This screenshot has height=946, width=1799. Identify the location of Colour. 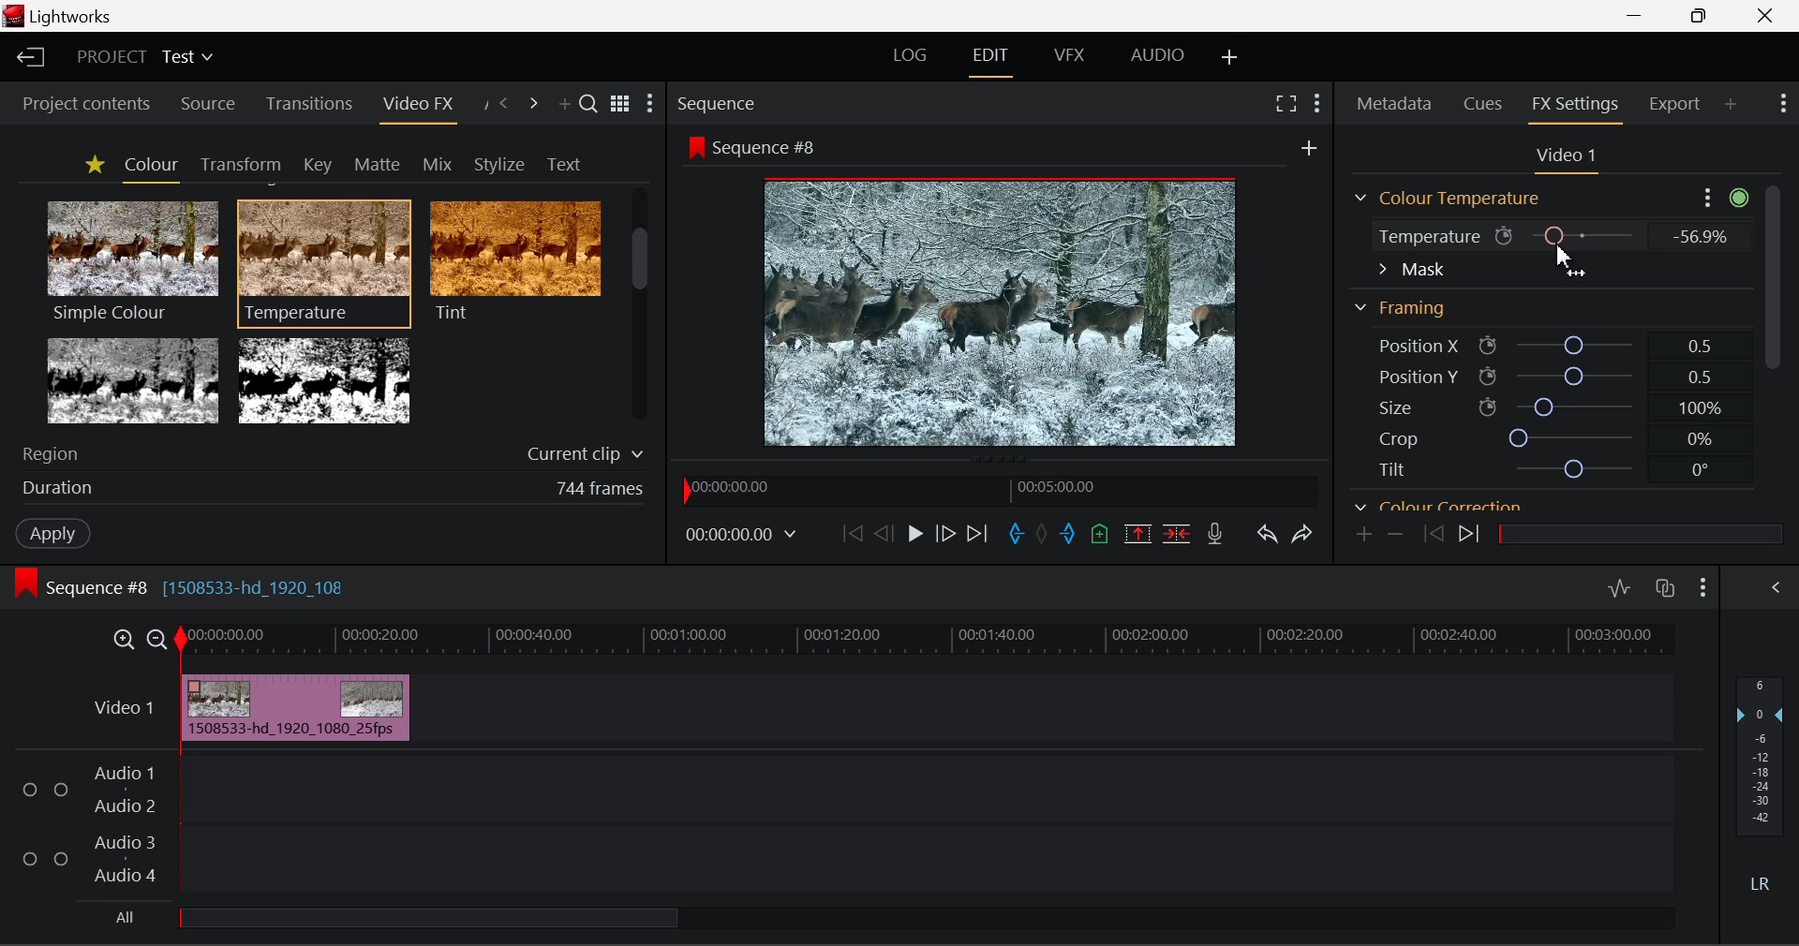
(148, 166).